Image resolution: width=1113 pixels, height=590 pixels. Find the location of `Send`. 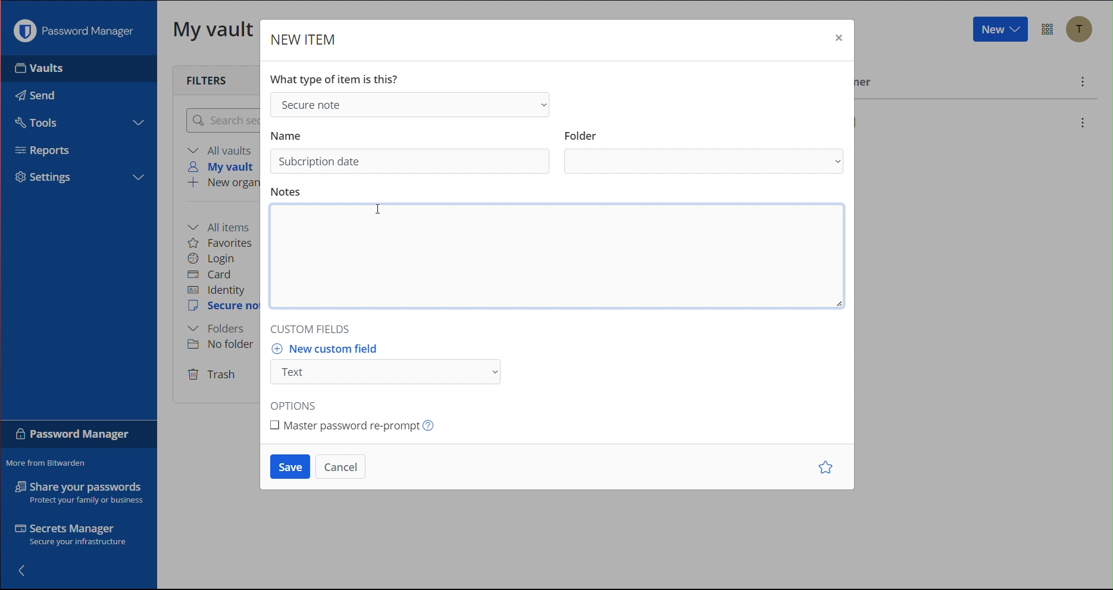

Send is located at coordinates (33, 92).